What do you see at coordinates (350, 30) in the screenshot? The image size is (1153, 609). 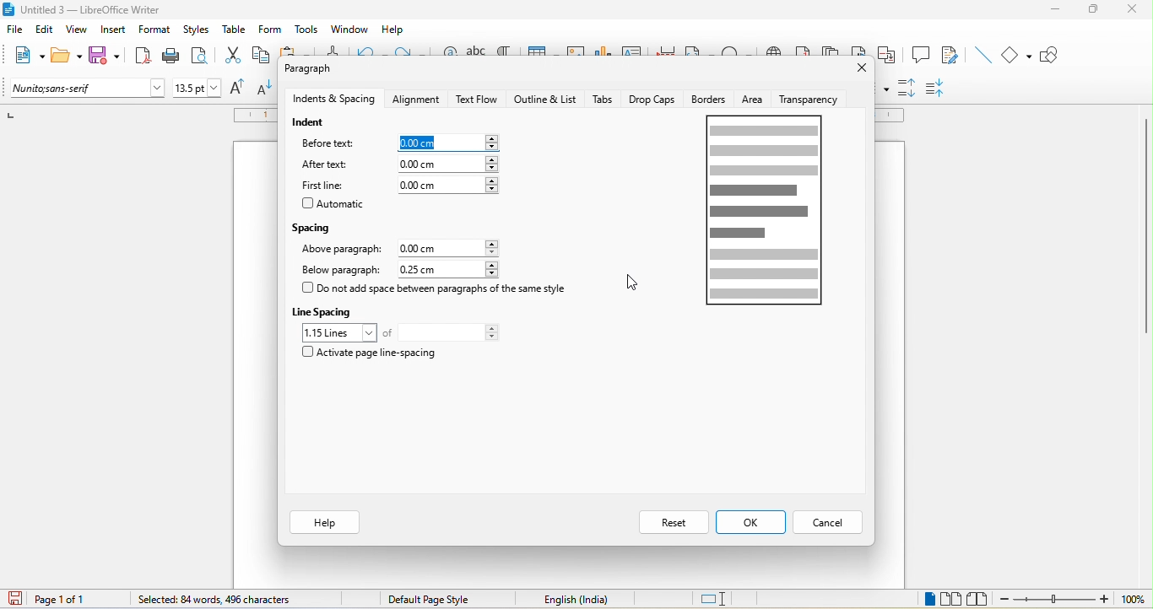 I see `window` at bounding box center [350, 30].